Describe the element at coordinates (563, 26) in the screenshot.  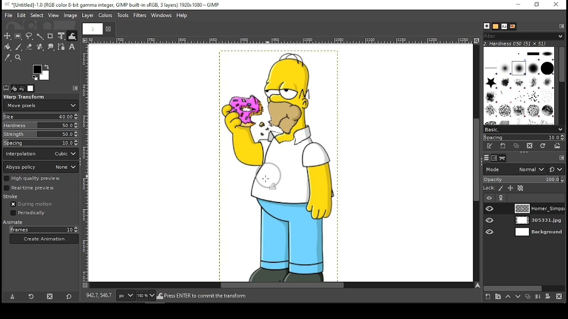
I see `edit toolbar` at that location.